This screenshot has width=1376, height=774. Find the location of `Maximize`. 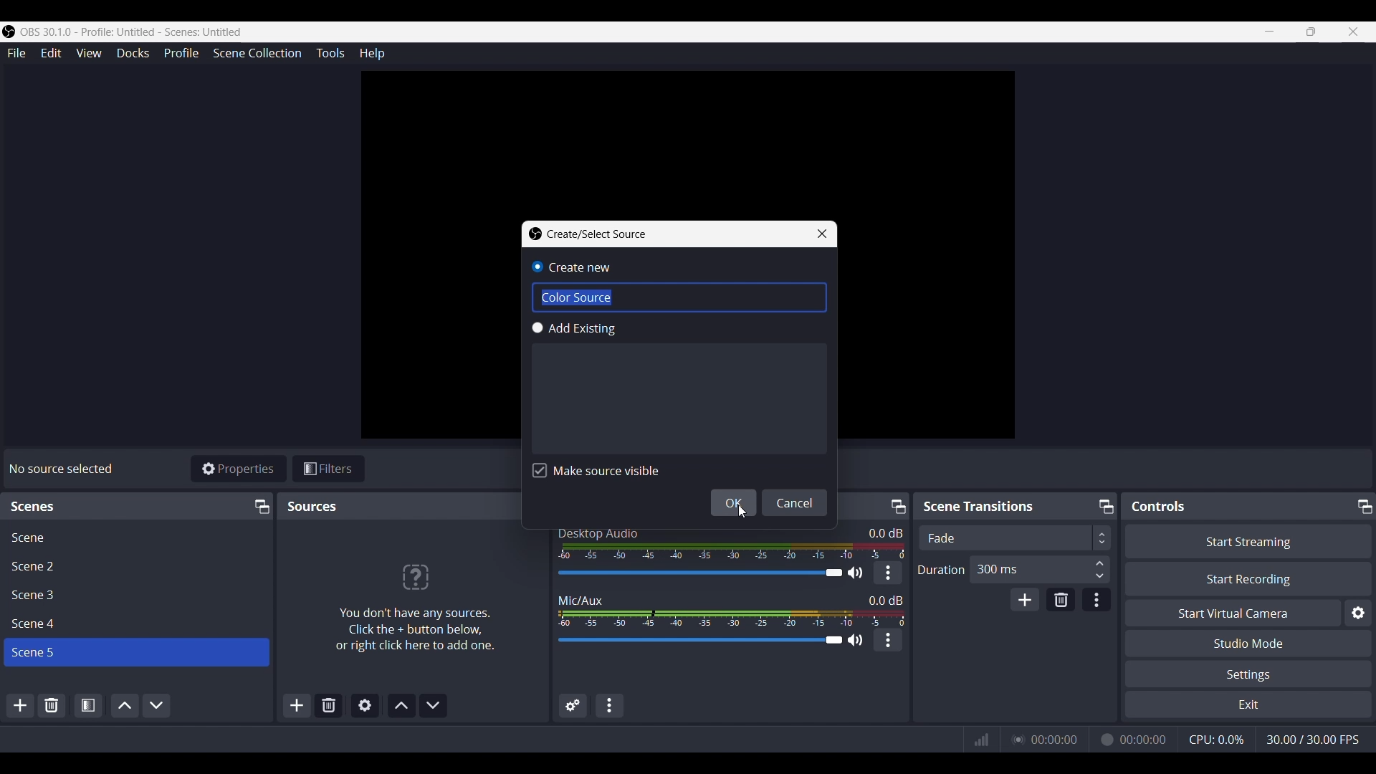

Maximize is located at coordinates (1310, 32).